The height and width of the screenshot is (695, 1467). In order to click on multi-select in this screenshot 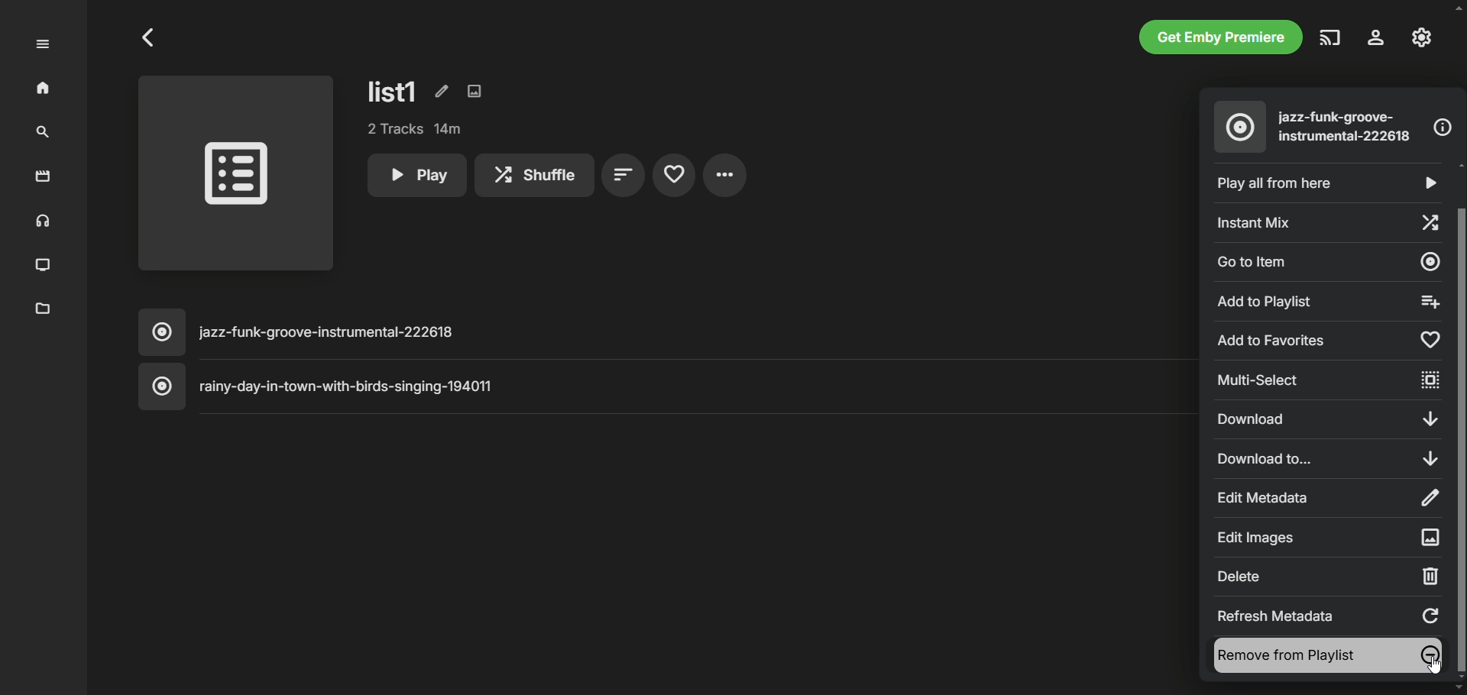, I will do `click(1326, 380)`.